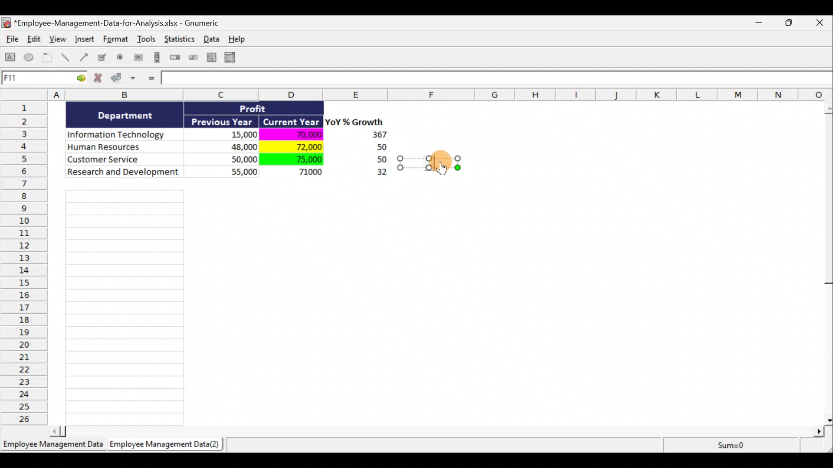 The image size is (833, 468). I want to click on Sheet 2, so click(167, 446).